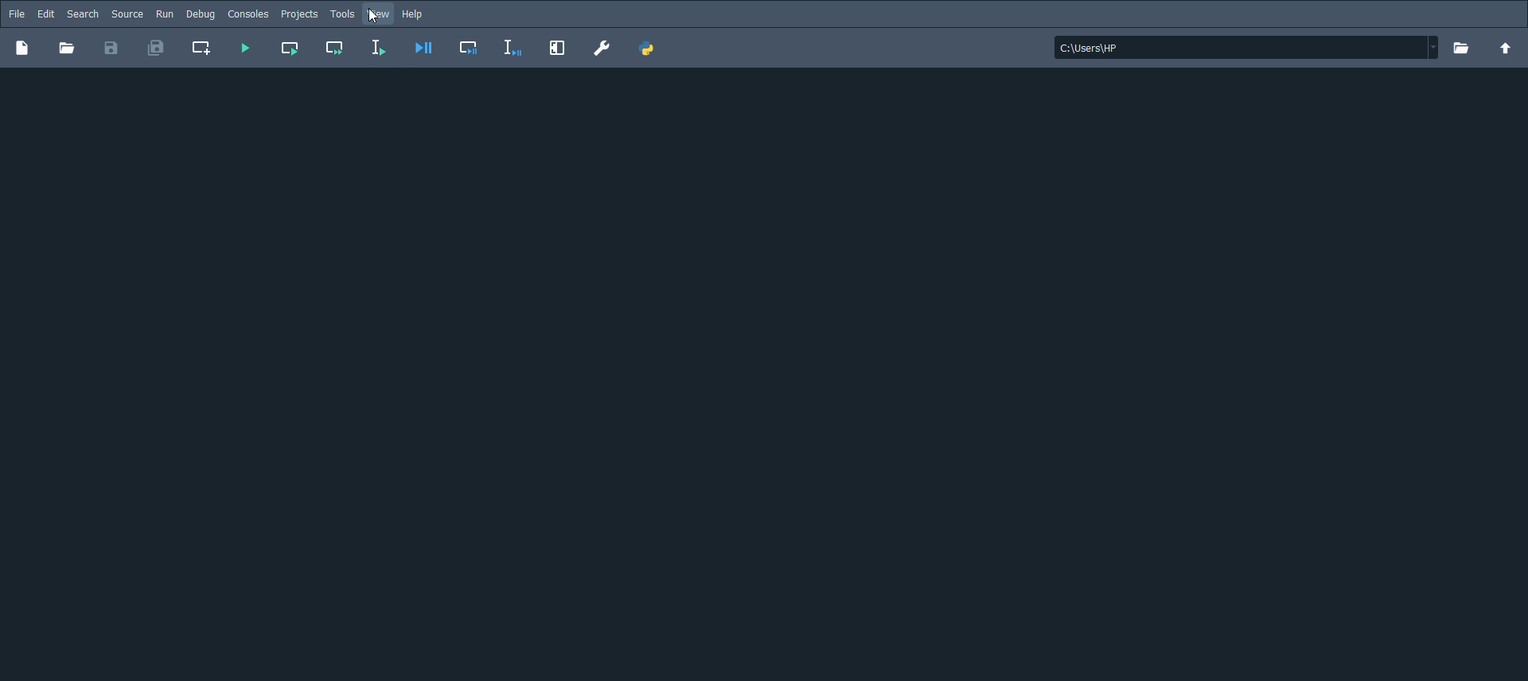  Describe the element at coordinates (299, 14) in the screenshot. I see `Projects` at that location.